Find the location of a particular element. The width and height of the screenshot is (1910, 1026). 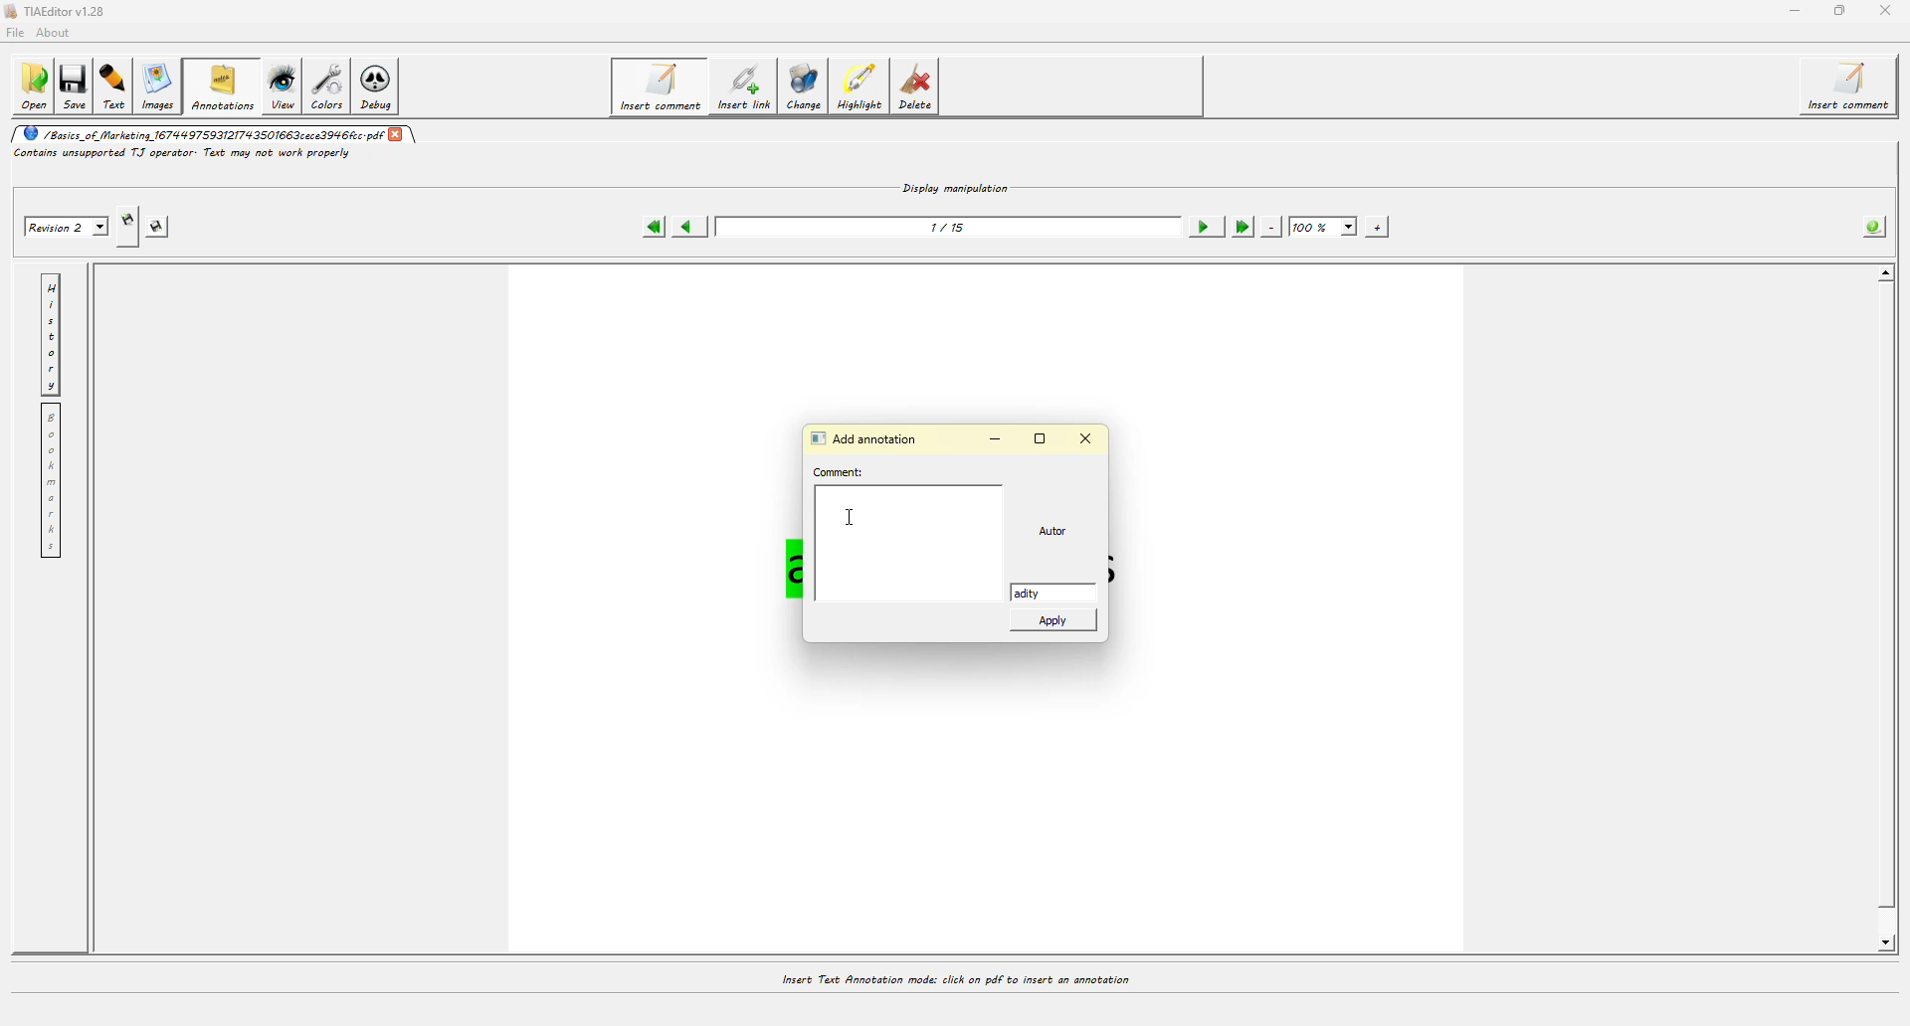

Autor is located at coordinates (1059, 532).